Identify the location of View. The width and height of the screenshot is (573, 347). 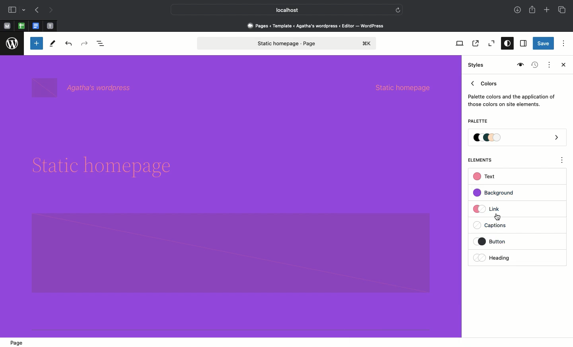
(458, 43).